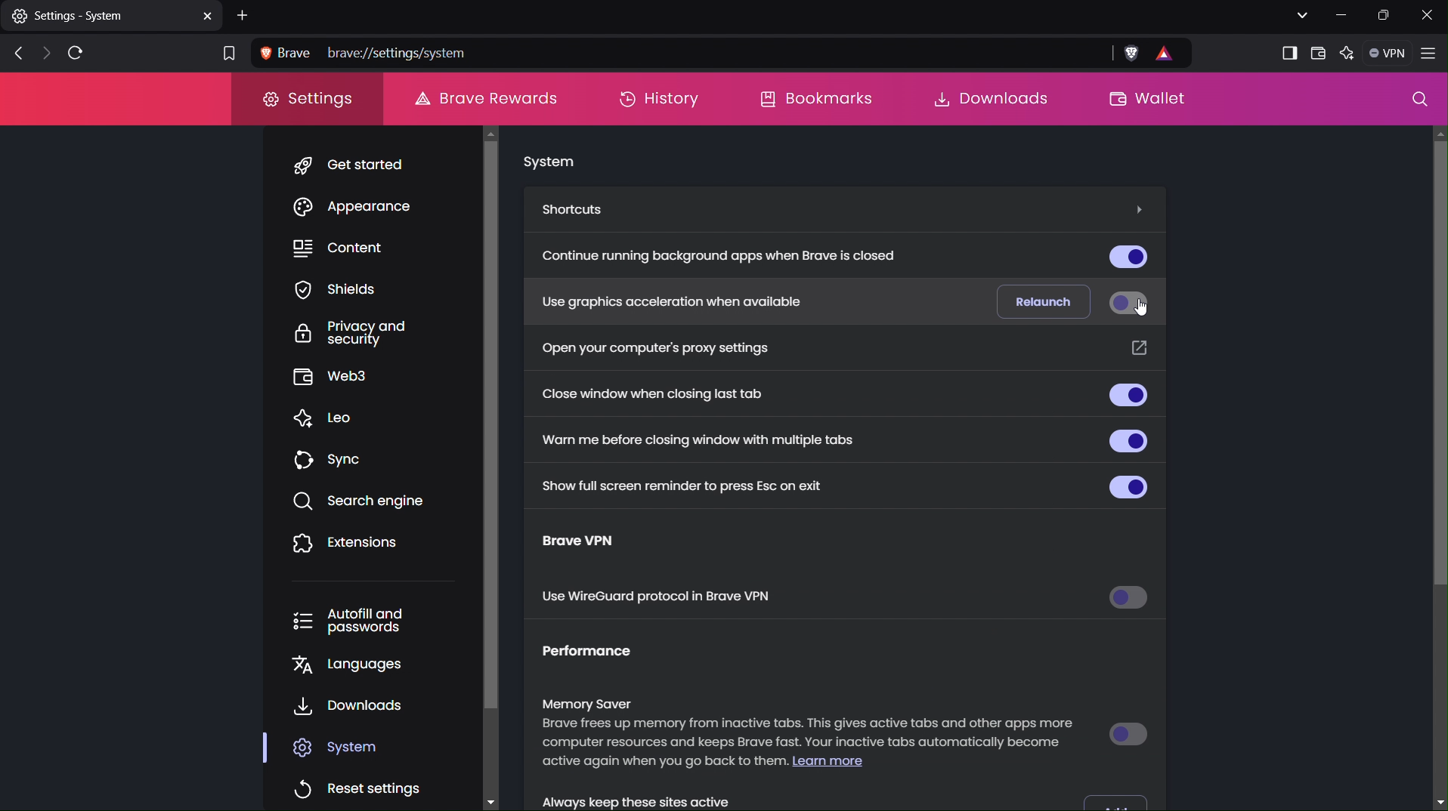 The height and width of the screenshot is (811, 1448). What do you see at coordinates (501, 464) in the screenshot?
I see `Scrollbar` at bounding box center [501, 464].